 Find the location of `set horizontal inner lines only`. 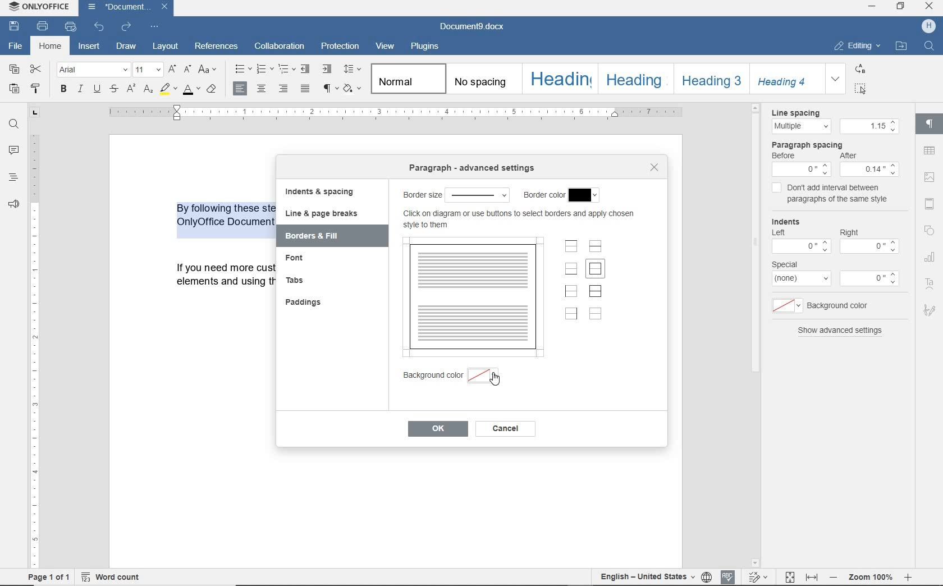

set horizontal inner lines only is located at coordinates (596, 246).